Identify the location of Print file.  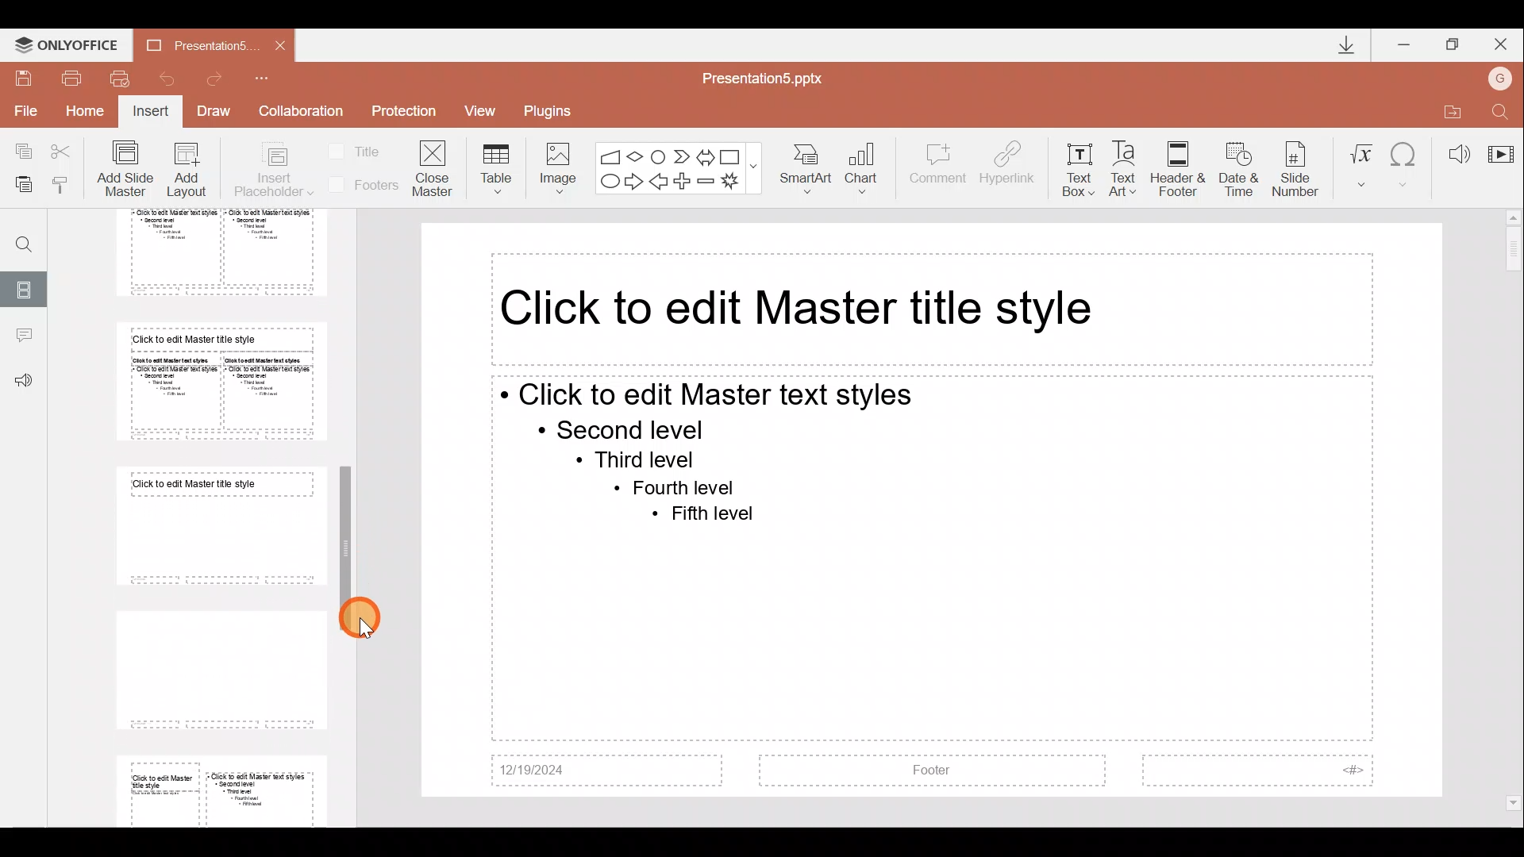
(72, 77).